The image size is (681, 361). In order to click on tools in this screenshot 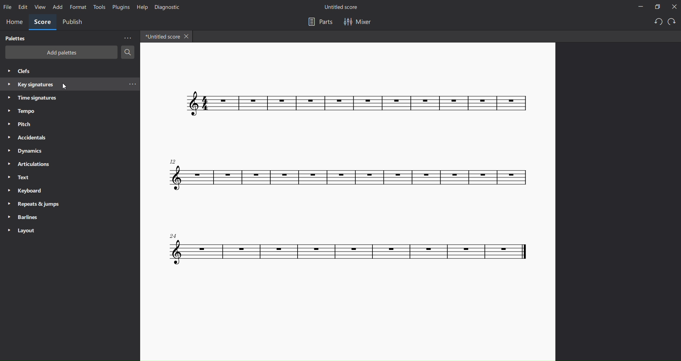, I will do `click(99, 6)`.